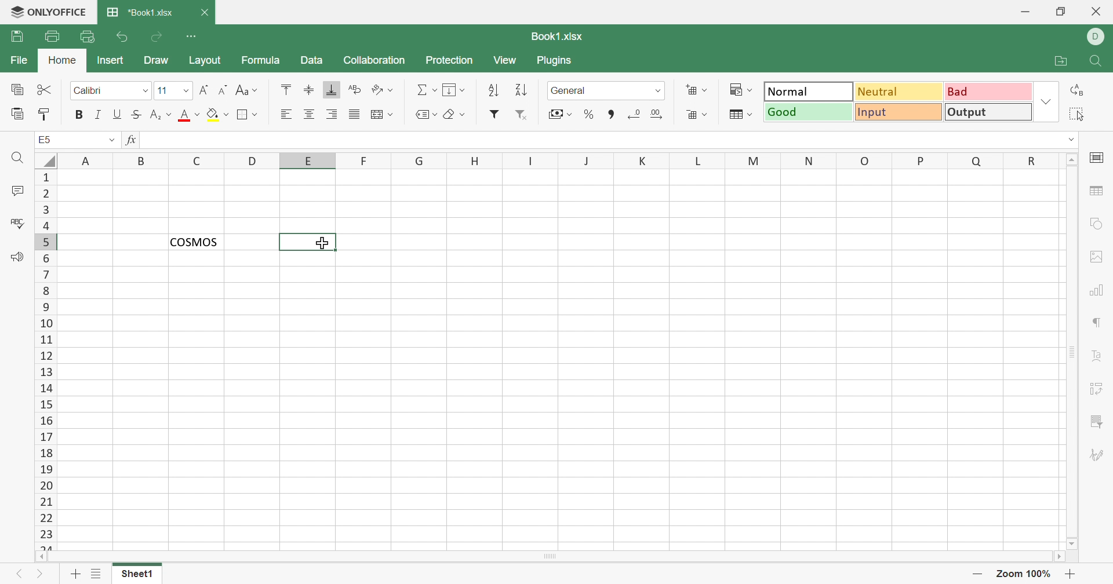 The image size is (1113, 584). Describe the element at coordinates (187, 90) in the screenshot. I see `Drop down` at that location.